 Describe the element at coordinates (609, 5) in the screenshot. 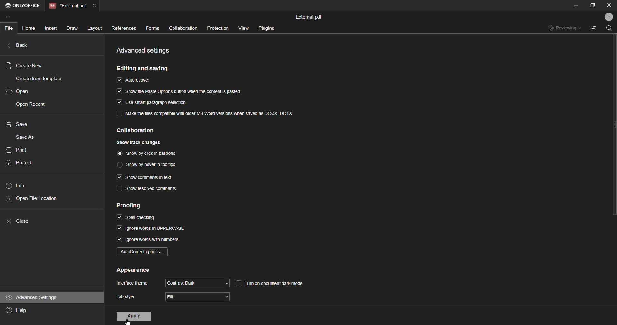

I see `Close` at that location.